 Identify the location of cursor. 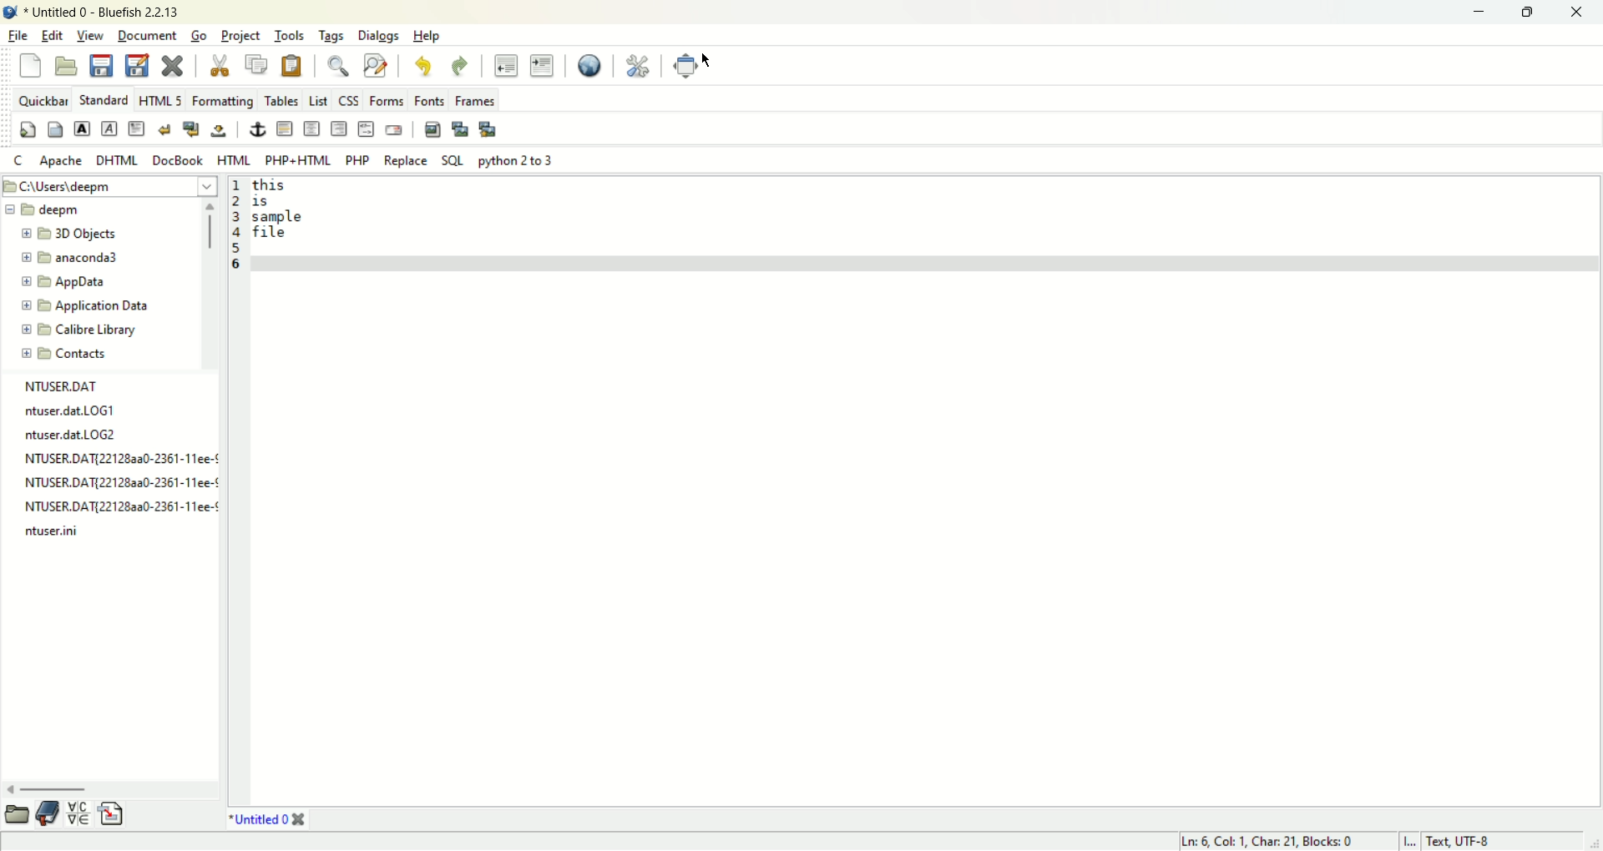
(705, 62).